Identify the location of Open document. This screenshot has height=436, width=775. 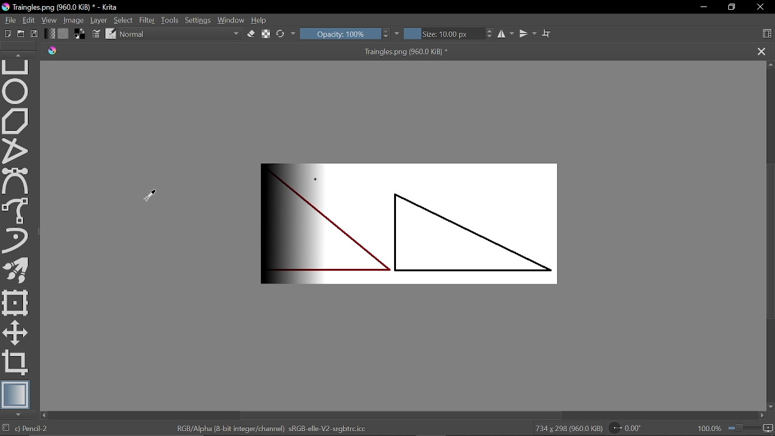
(22, 33).